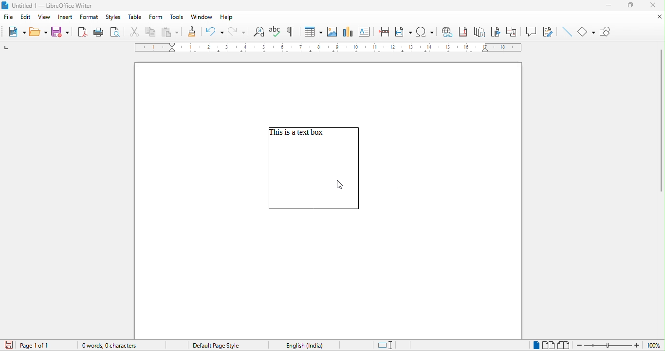 This screenshot has height=351, width=665. What do you see at coordinates (120, 347) in the screenshot?
I see `0 words, o character` at bounding box center [120, 347].